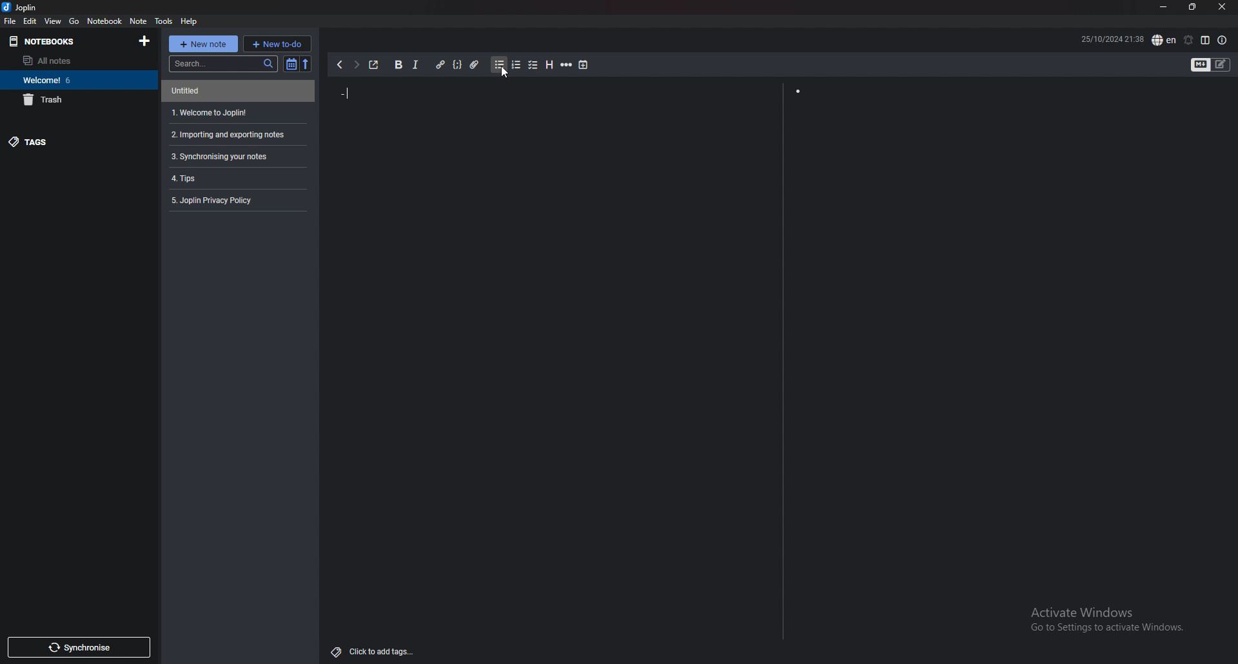 This screenshot has width=1238, height=664. Describe the element at coordinates (72, 21) in the screenshot. I see `Go` at that location.